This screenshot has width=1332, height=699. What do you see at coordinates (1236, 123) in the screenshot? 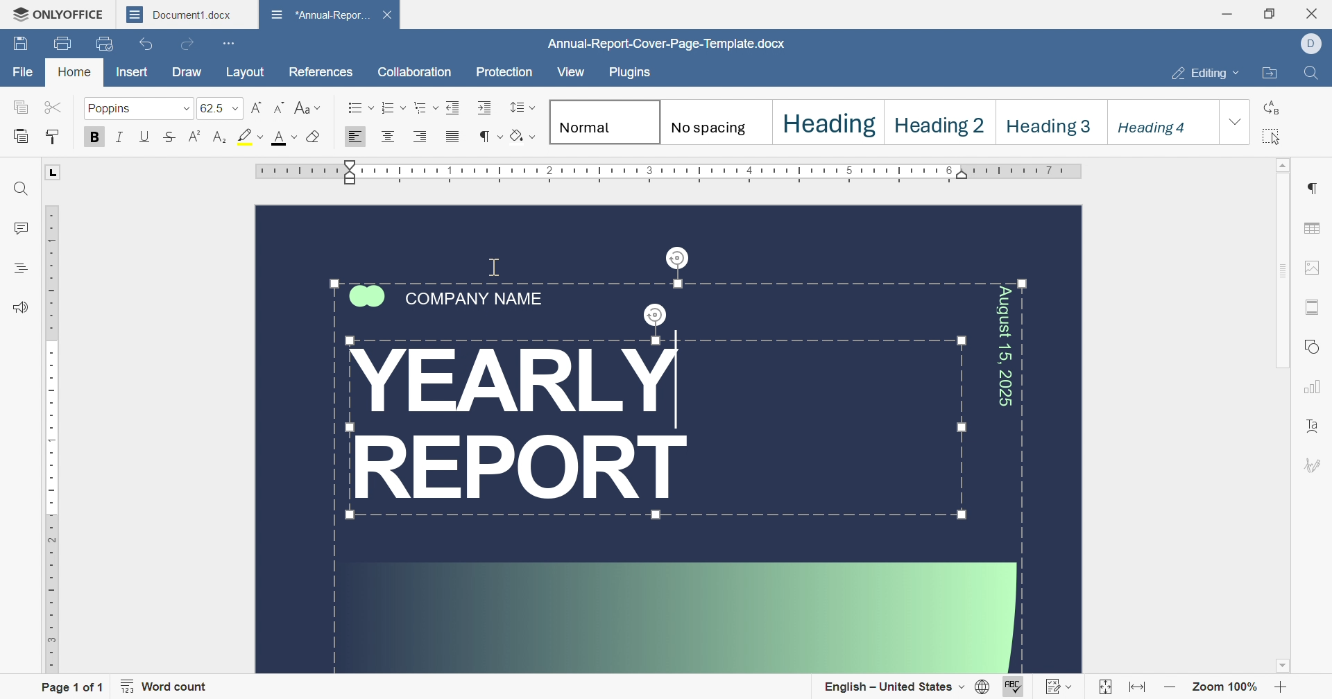
I see `drop down` at bounding box center [1236, 123].